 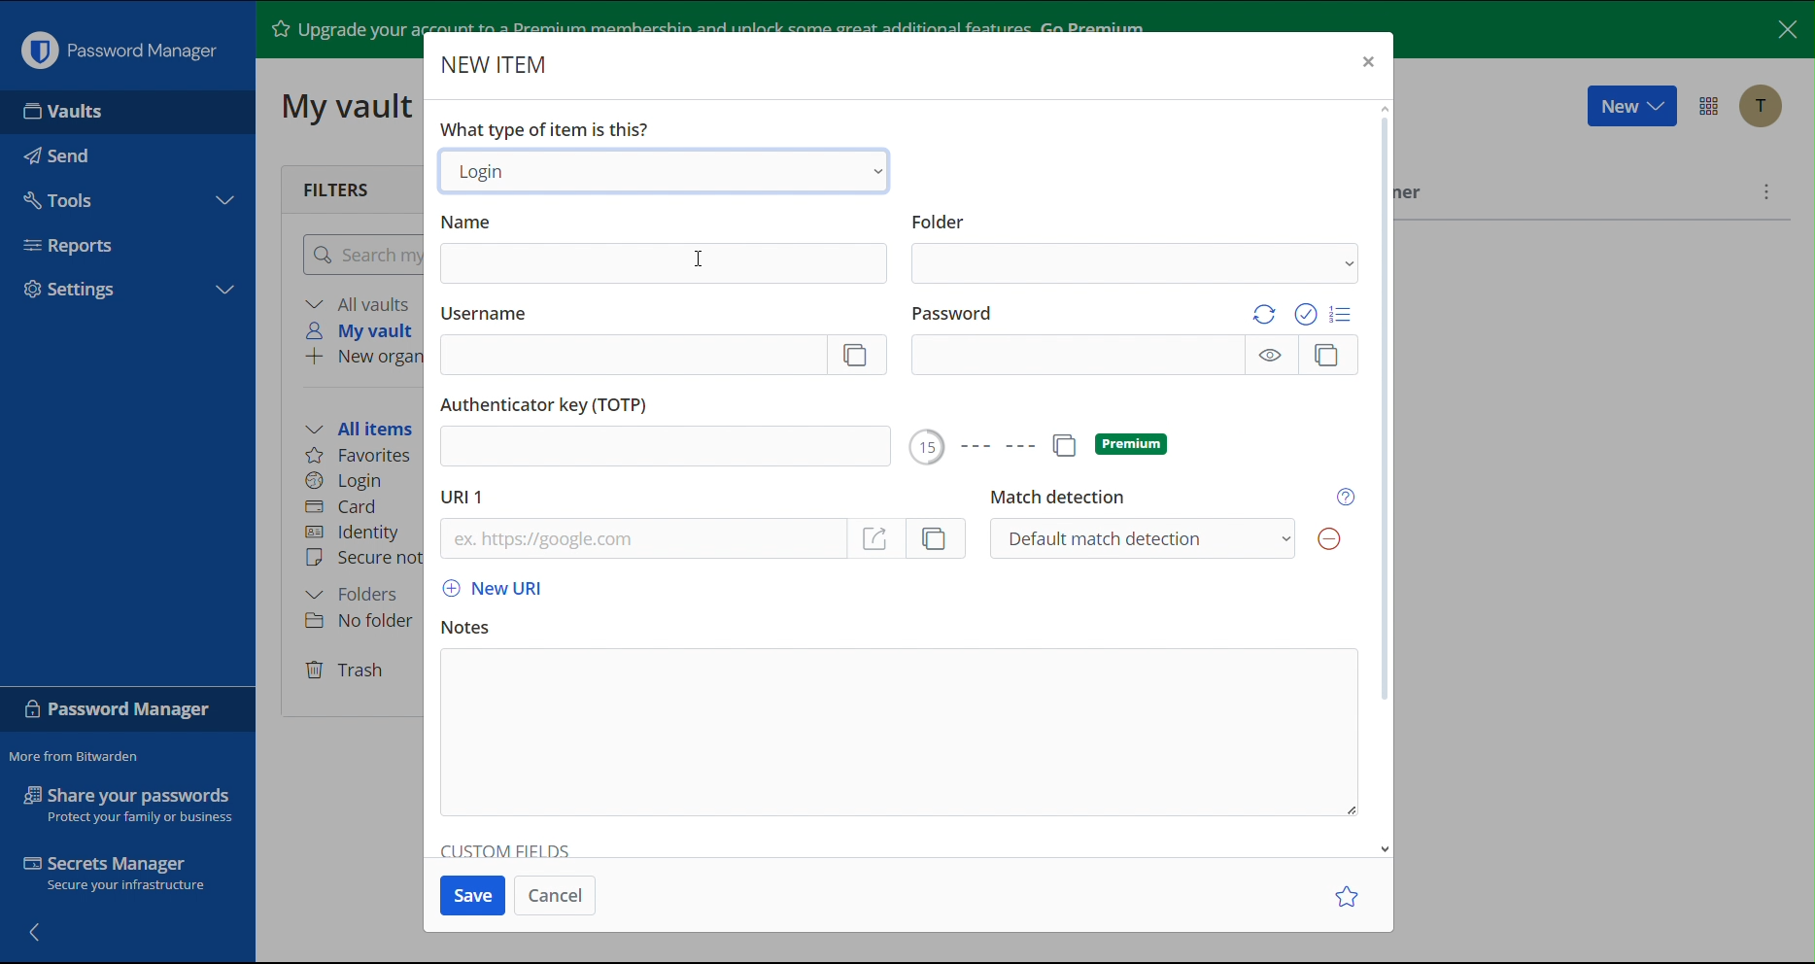 What do you see at coordinates (557, 894) in the screenshot?
I see `Cancel` at bounding box center [557, 894].